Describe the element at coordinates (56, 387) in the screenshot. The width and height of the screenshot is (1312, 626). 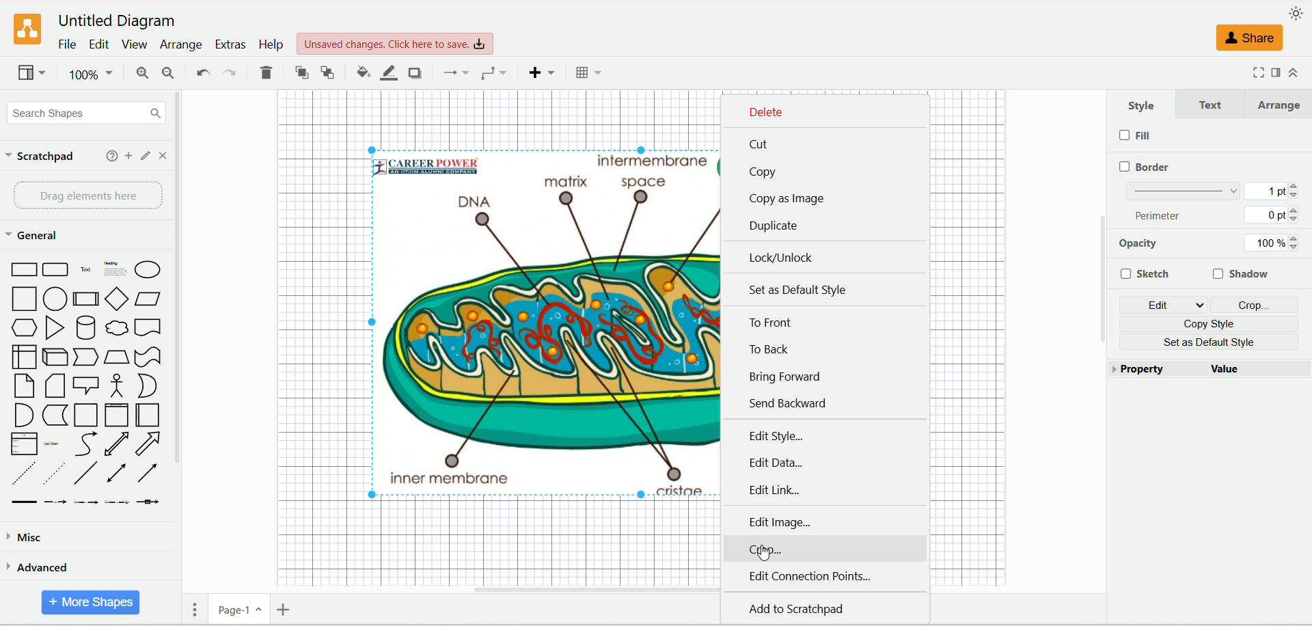
I see `Note` at that location.